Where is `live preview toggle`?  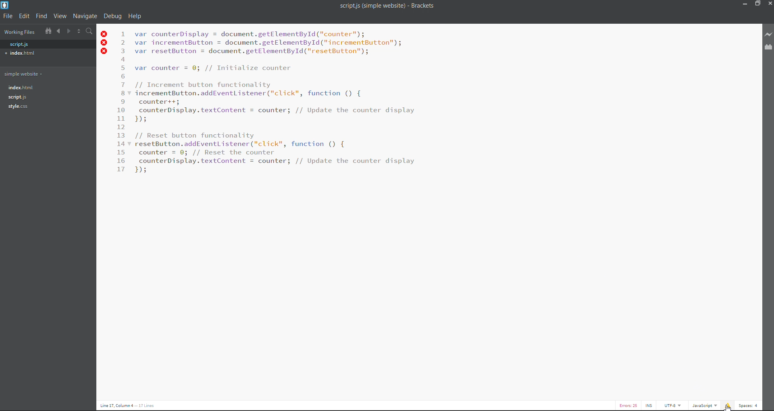 live preview toggle is located at coordinates (769, 35).